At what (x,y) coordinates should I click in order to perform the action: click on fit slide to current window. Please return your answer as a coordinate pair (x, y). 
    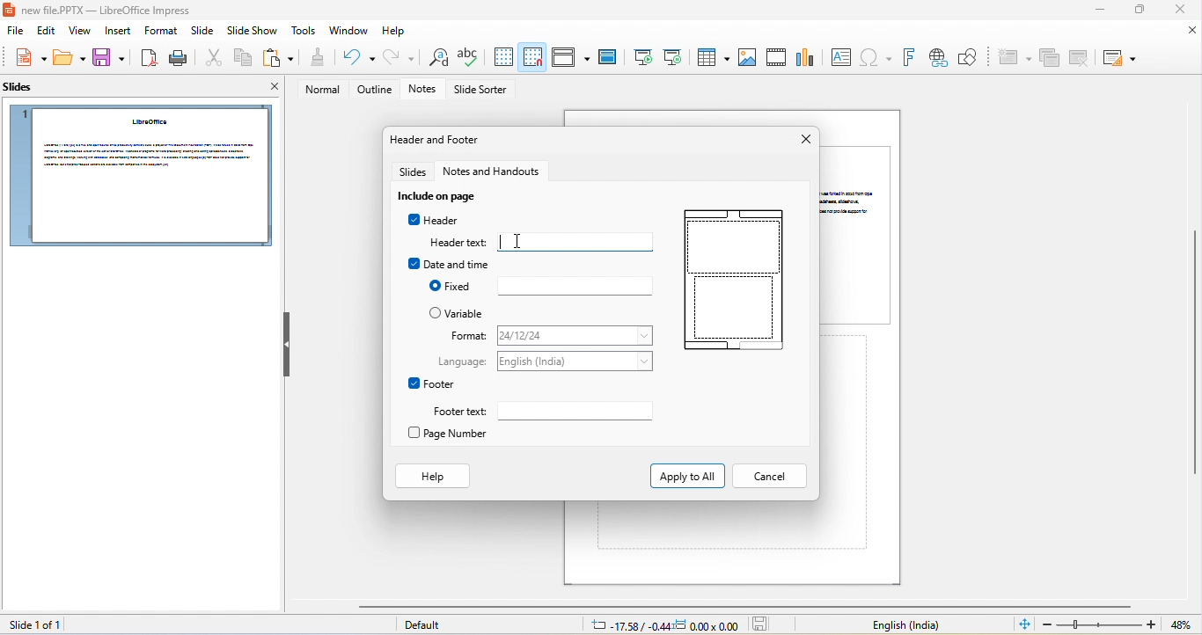
    Looking at the image, I should click on (1024, 624).